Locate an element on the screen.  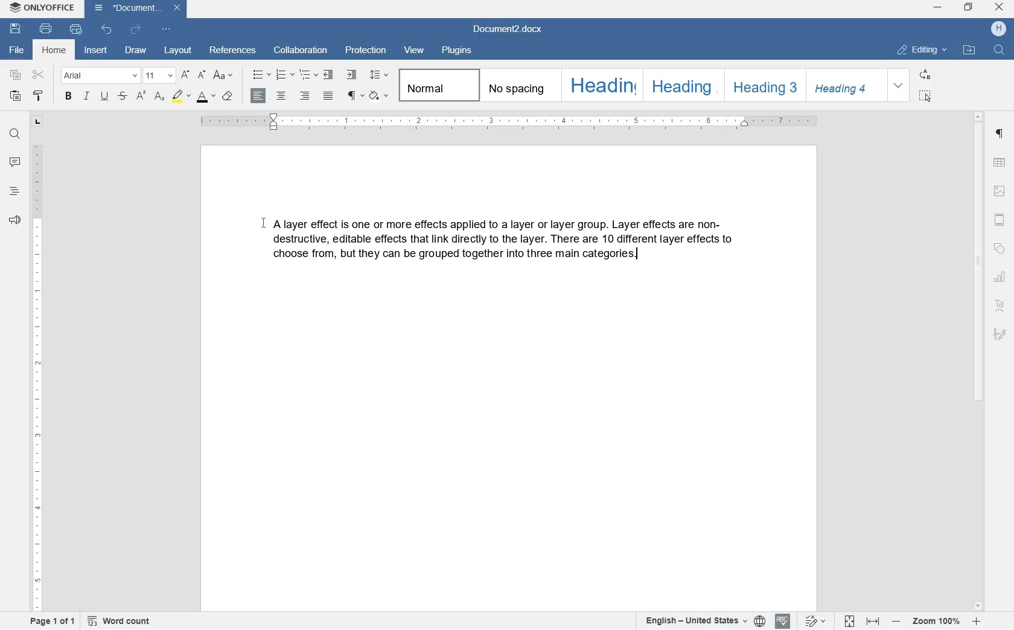
protection is located at coordinates (364, 51).